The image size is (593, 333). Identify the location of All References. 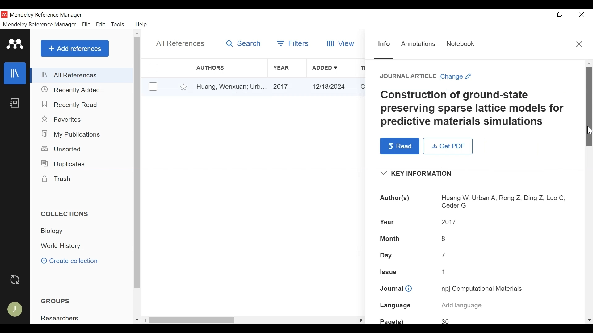
(181, 44).